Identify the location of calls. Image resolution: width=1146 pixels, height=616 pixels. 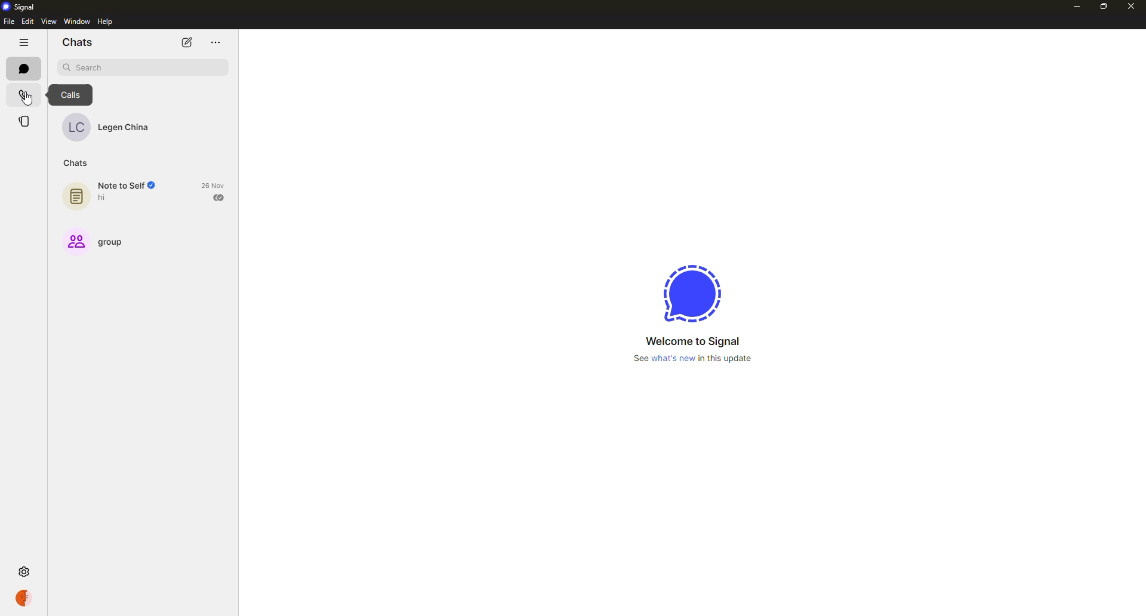
(24, 95).